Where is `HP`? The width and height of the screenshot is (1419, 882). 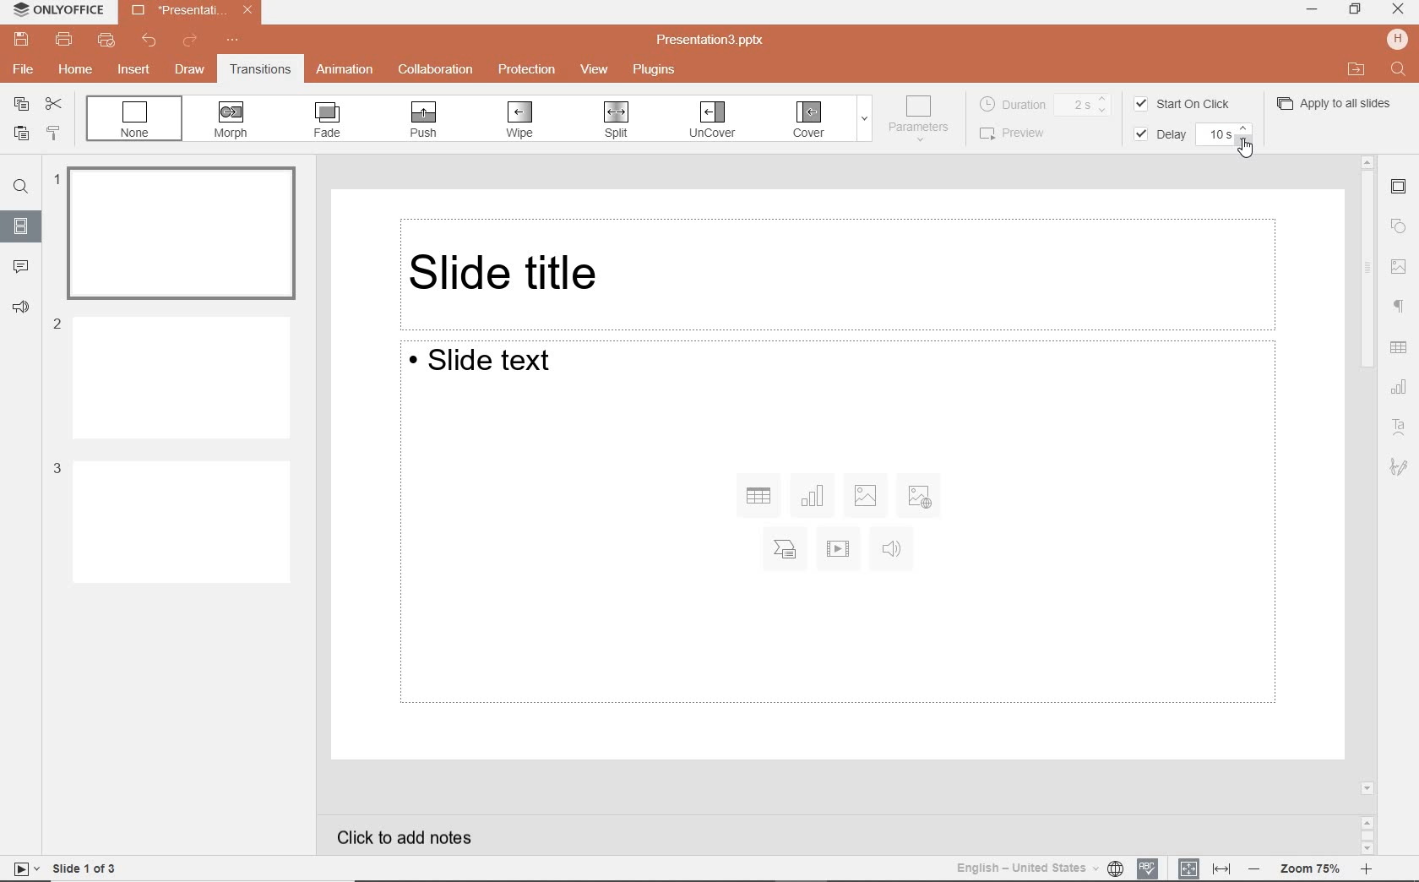
HP is located at coordinates (1395, 40).